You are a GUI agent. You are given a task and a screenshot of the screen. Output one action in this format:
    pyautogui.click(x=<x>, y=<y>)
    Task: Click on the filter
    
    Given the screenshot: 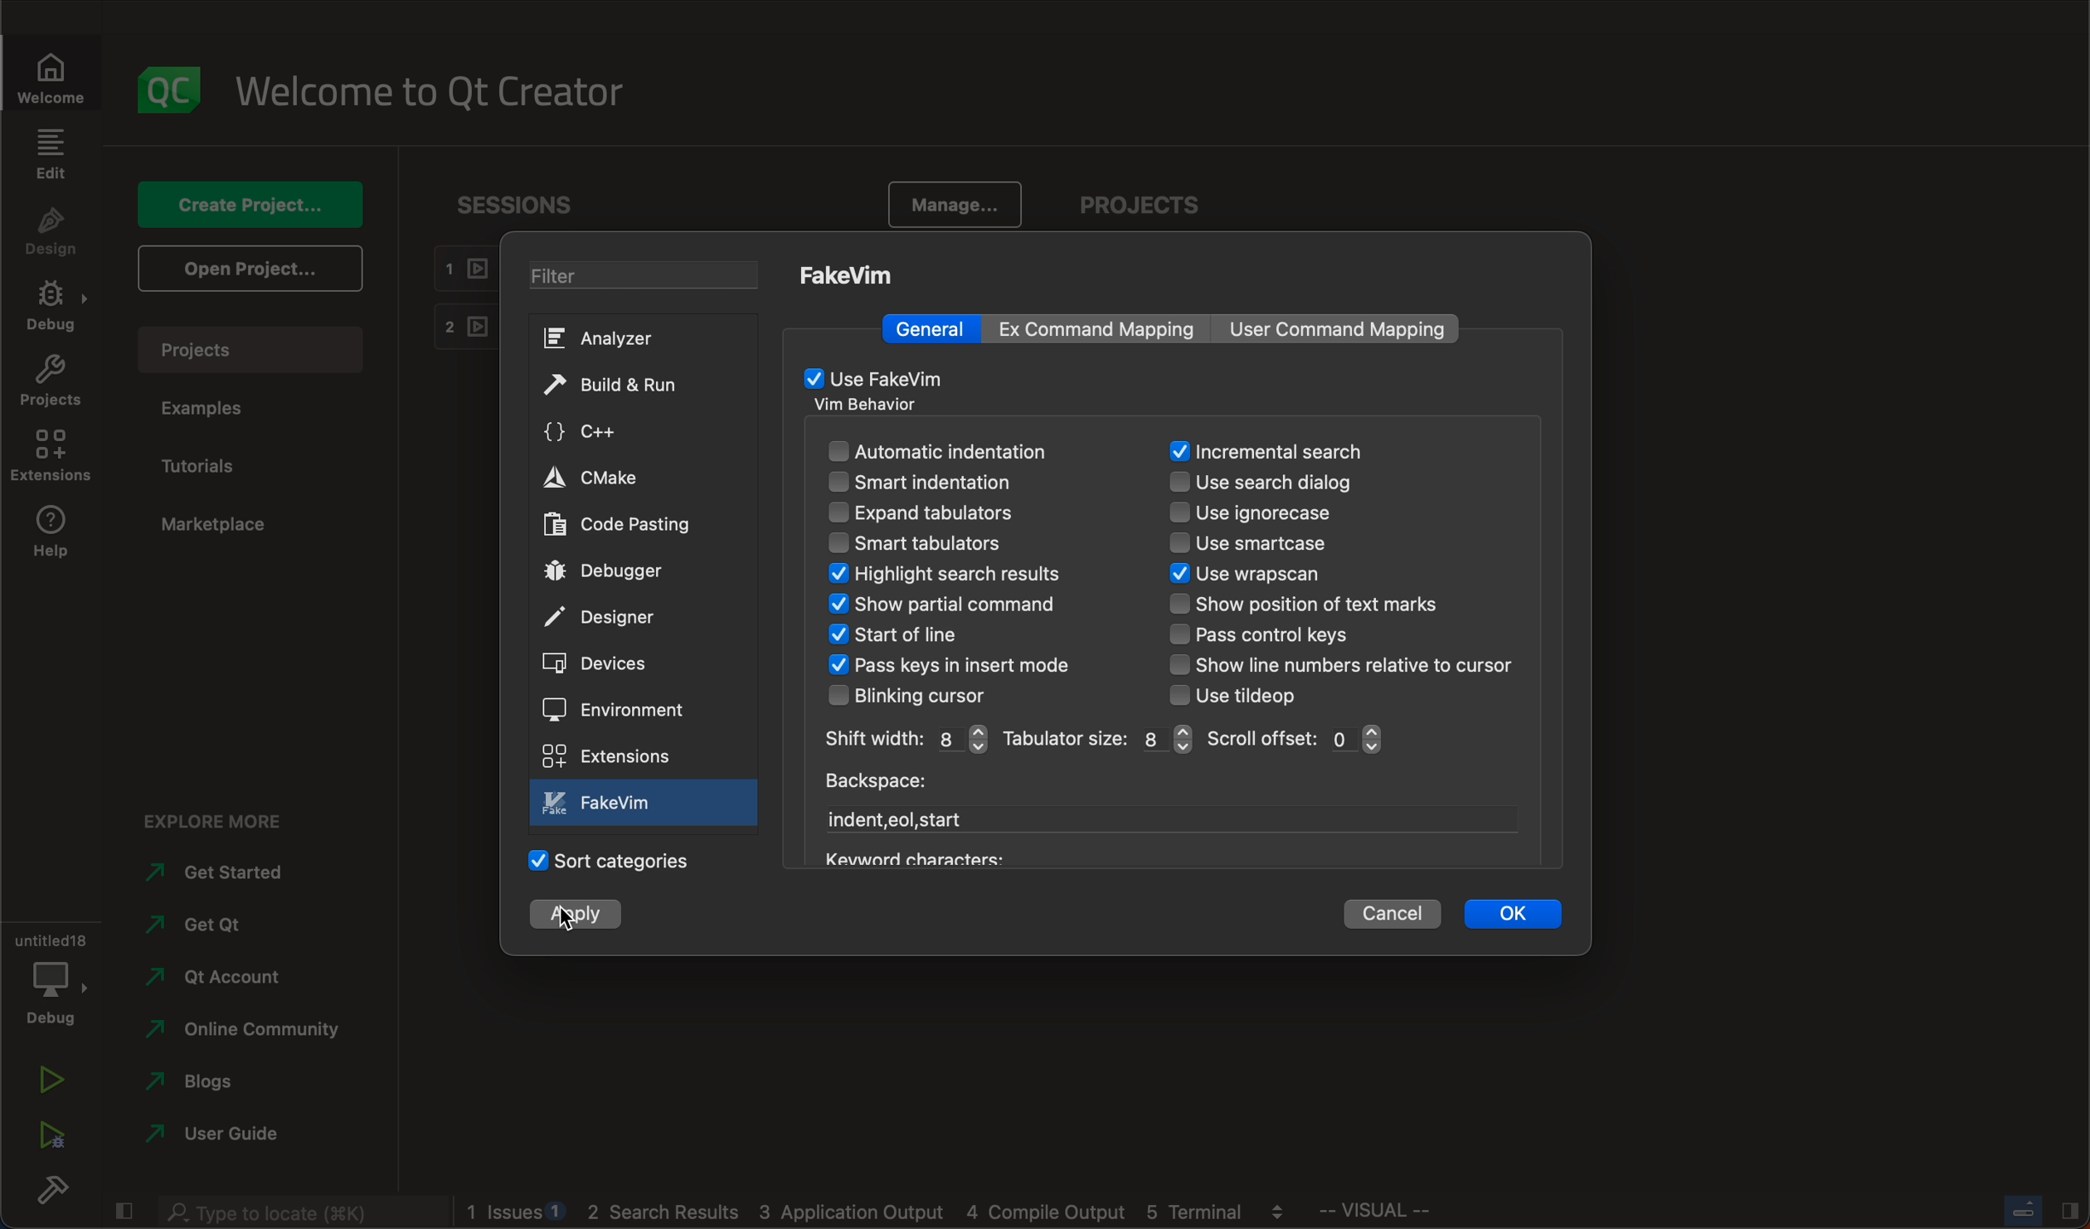 What is the action you would take?
    pyautogui.click(x=649, y=278)
    